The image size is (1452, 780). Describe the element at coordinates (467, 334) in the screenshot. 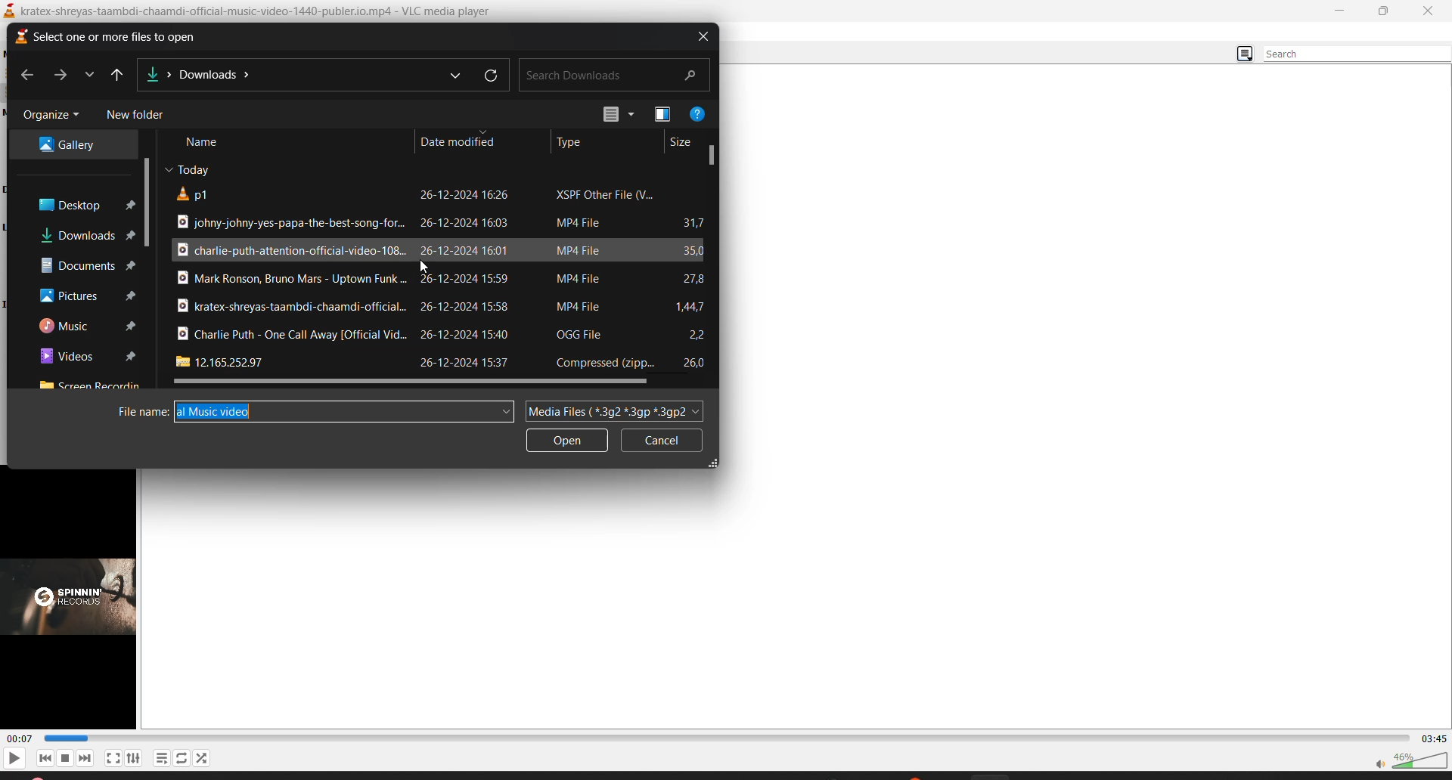

I see `date modified` at that location.